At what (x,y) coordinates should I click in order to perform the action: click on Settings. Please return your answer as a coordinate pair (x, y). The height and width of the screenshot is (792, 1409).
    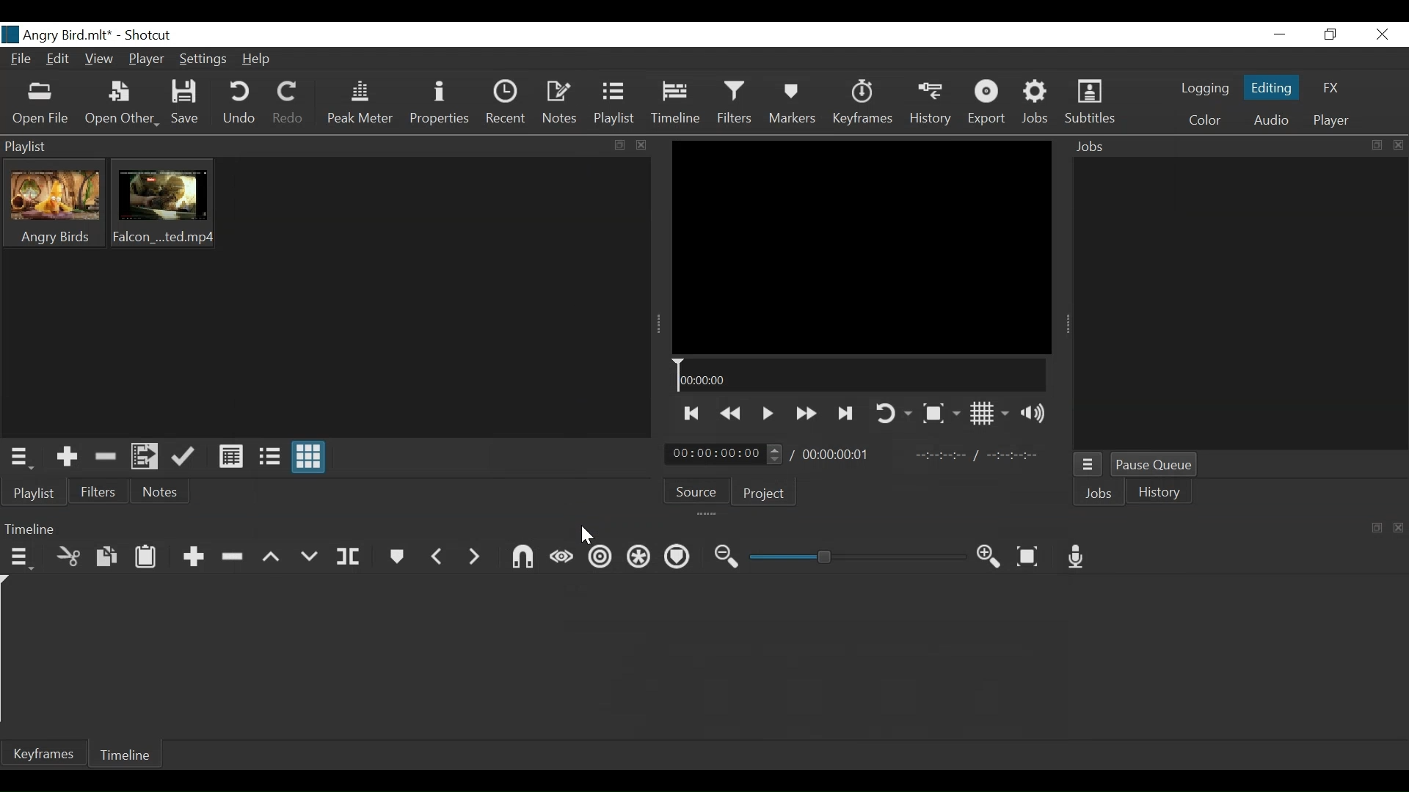
    Looking at the image, I should click on (206, 59).